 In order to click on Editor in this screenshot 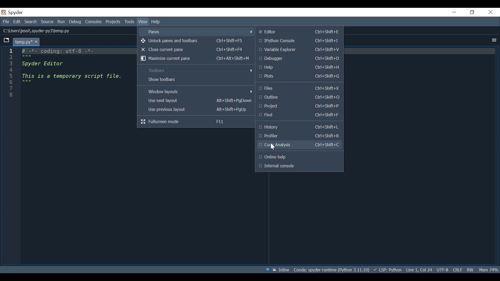, I will do `click(298, 32)`.